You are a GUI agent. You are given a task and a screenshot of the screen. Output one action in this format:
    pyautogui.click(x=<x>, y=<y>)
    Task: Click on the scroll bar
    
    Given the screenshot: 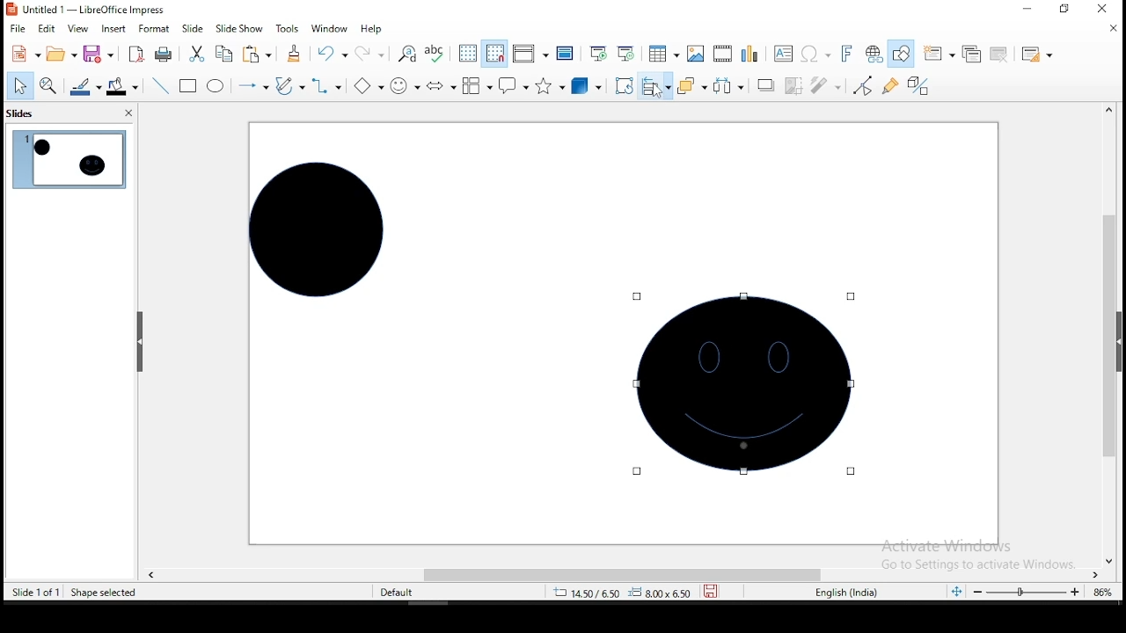 What is the action you would take?
    pyautogui.click(x=1115, y=333)
    